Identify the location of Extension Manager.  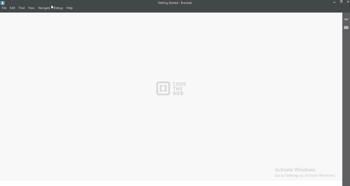
(346, 27).